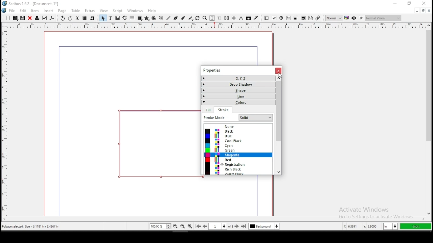 This screenshot has height=243, width=433. I want to click on measurement, so click(241, 18).